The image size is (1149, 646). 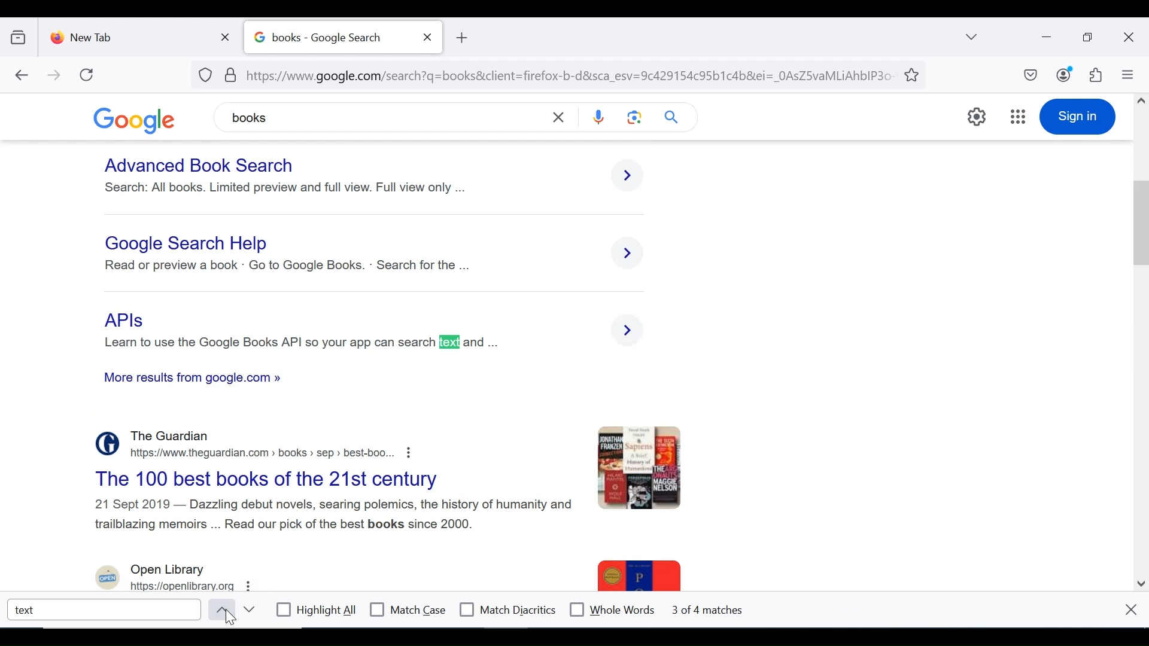 I want to click on the 100 best books of the 21st century, so click(x=278, y=480).